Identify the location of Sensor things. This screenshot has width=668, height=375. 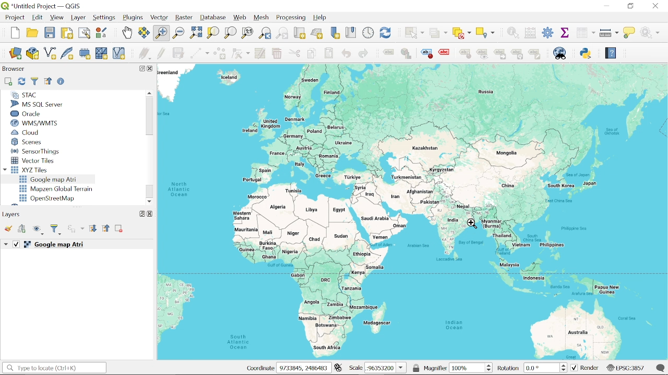
(35, 151).